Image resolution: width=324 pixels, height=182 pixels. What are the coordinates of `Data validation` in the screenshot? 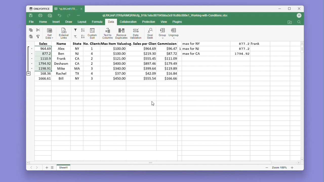 It's located at (136, 33).